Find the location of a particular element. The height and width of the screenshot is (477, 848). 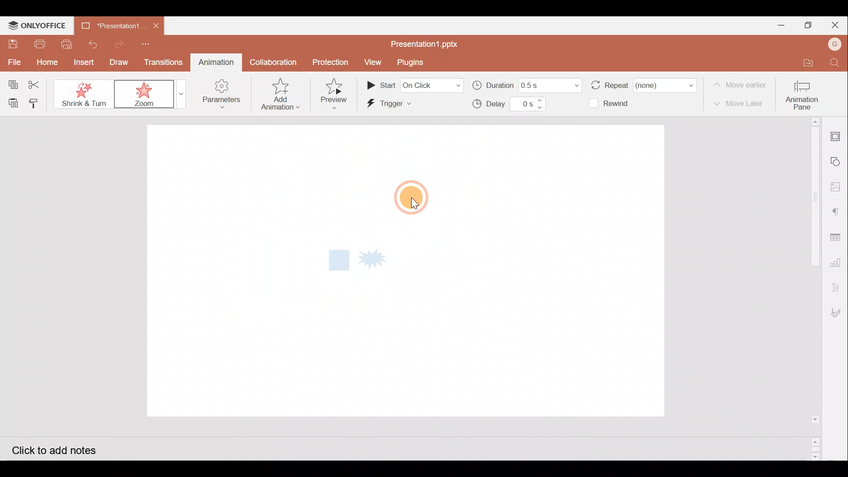

Plugins is located at coordinates (410, 62).